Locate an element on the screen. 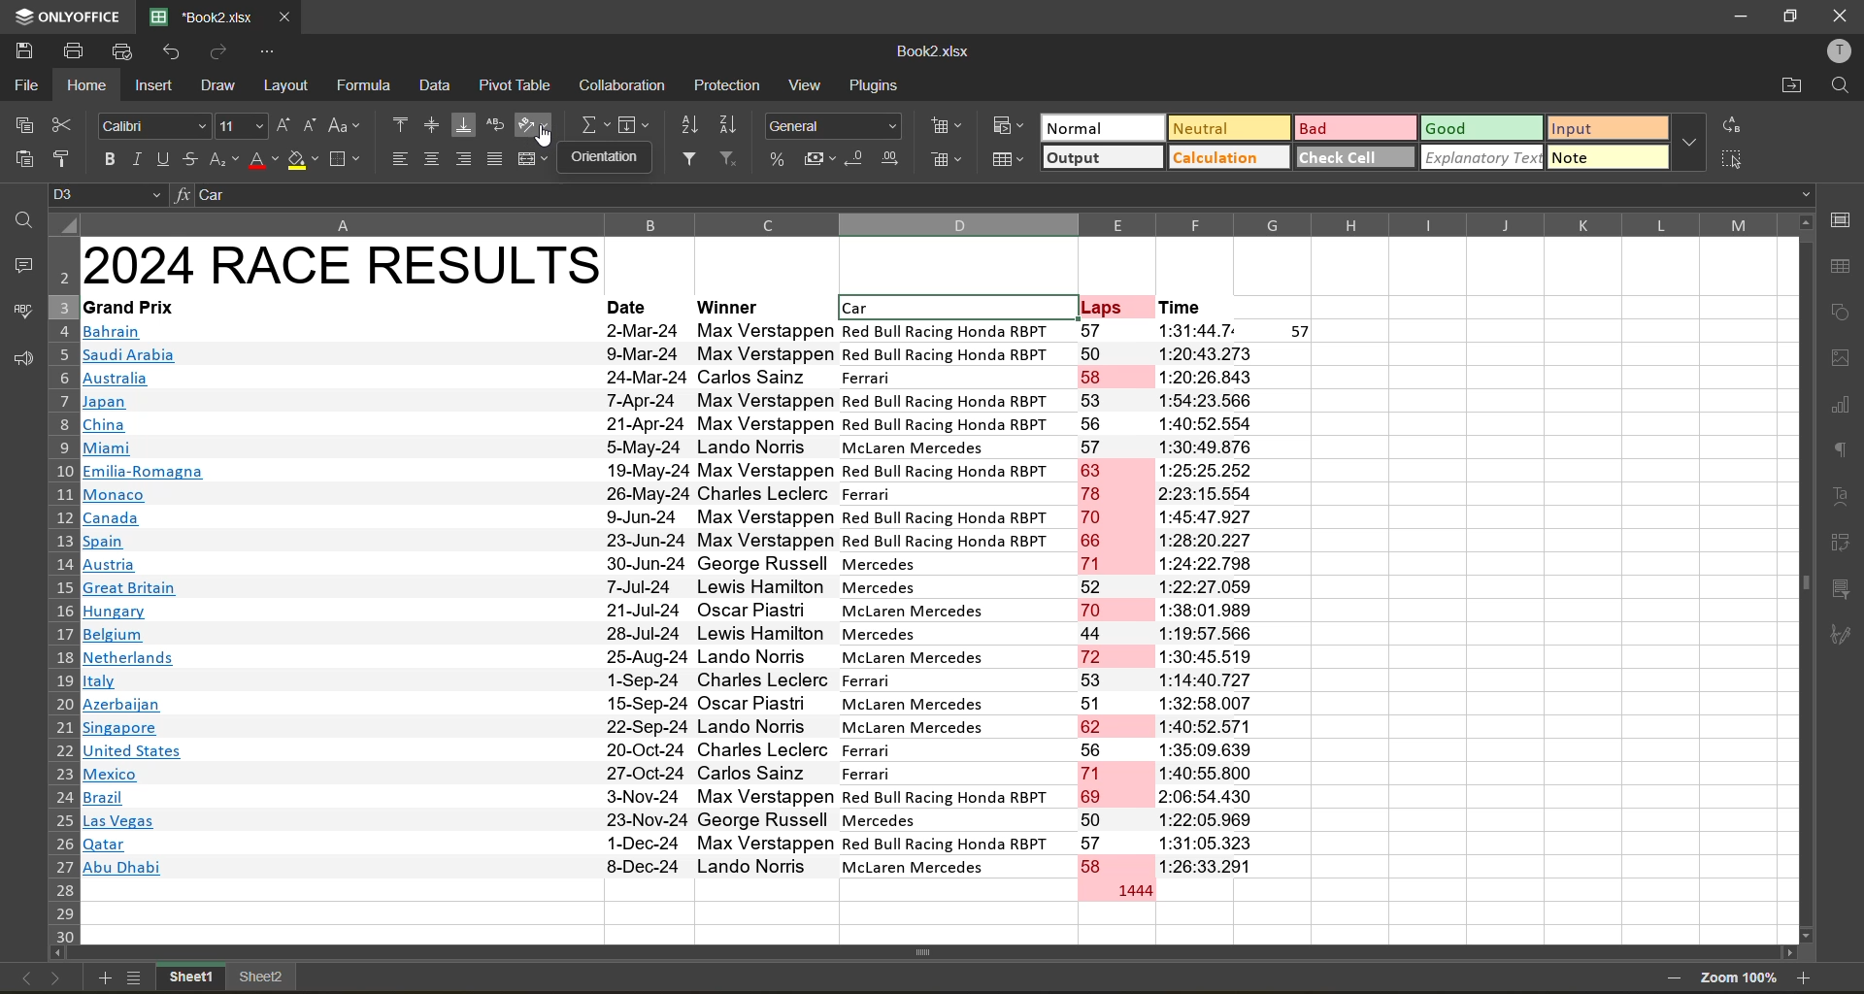 The height and width of the screenshot is (994, 1864). view is located at coordinates (810, 84).